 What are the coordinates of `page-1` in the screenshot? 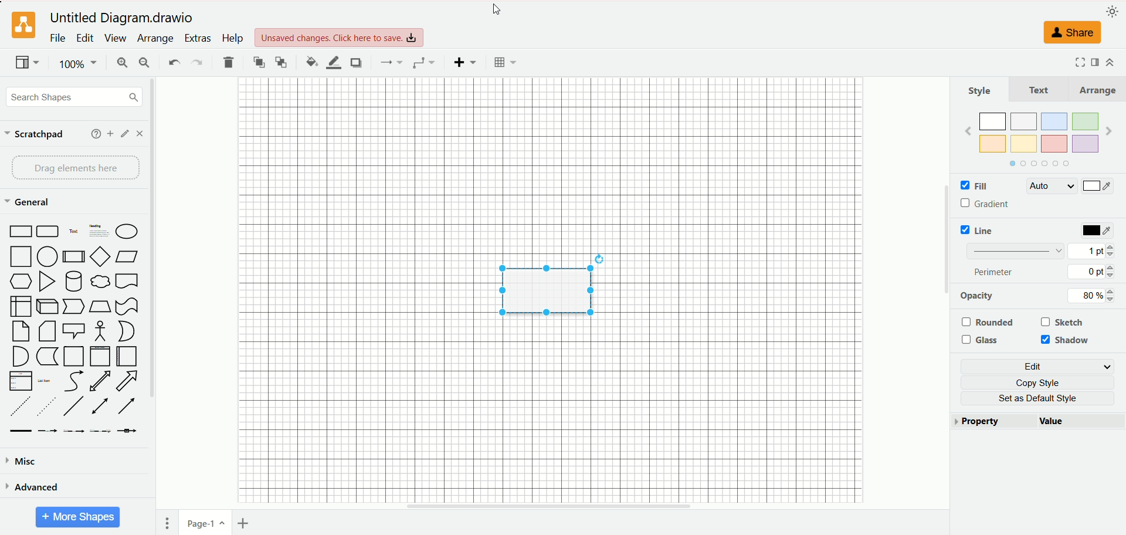 It's located at (206, 522).